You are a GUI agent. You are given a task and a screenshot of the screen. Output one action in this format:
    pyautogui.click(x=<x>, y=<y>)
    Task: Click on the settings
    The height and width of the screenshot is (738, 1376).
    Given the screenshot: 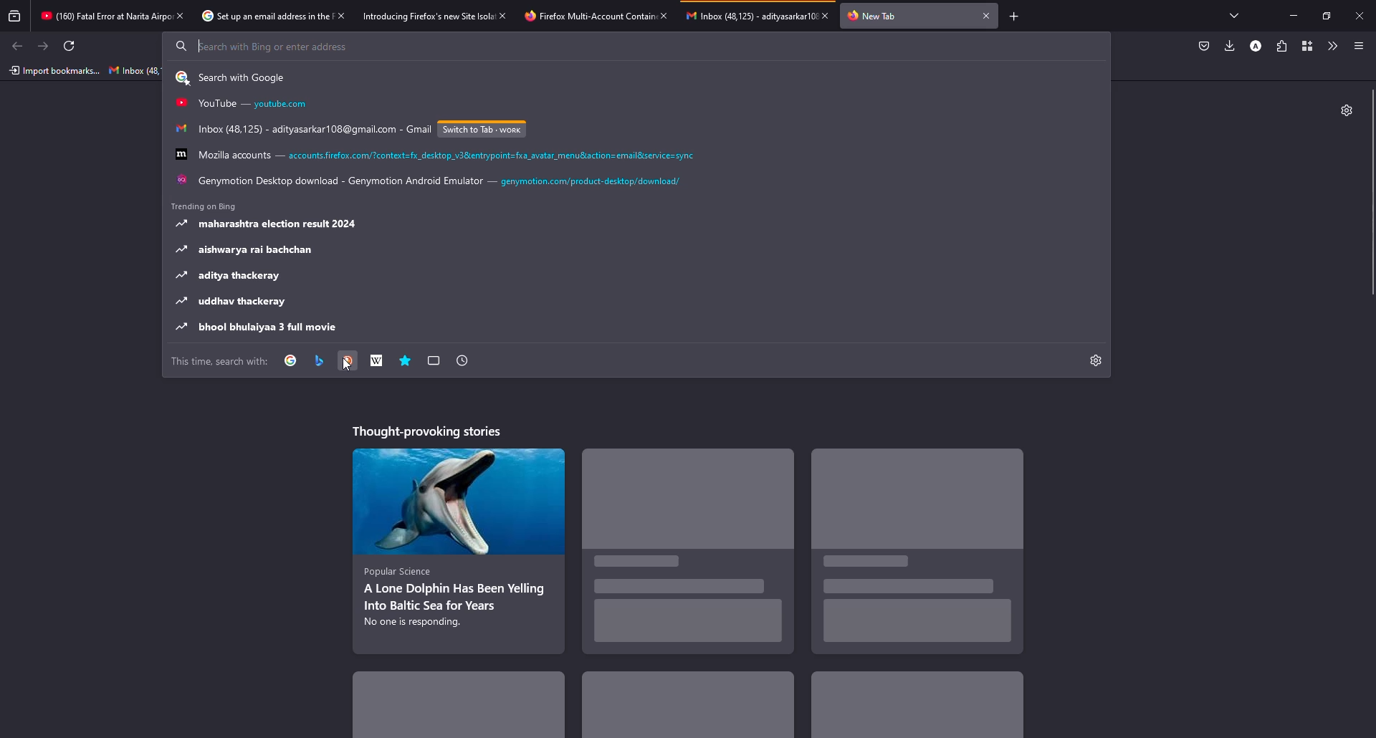 What is the action you would take?
    pyautogui.click(x=1095, y=360)
    